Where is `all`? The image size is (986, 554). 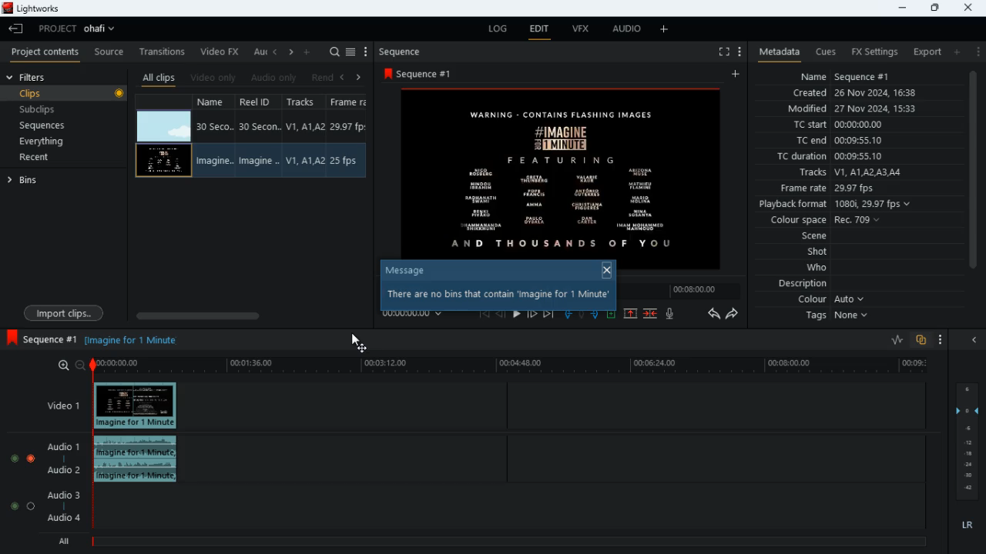
all is located at coordinates (67, 542).